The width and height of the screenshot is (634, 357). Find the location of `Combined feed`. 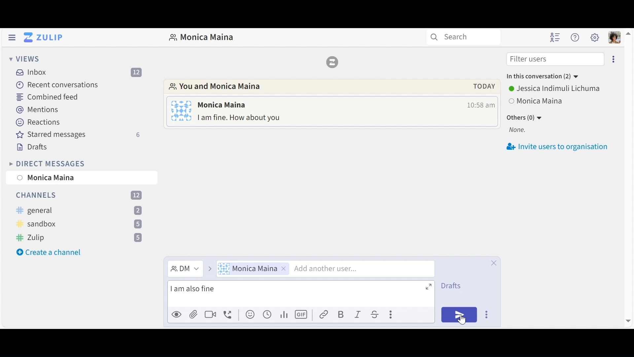

Combined feed is located at coordinates (50, 97).